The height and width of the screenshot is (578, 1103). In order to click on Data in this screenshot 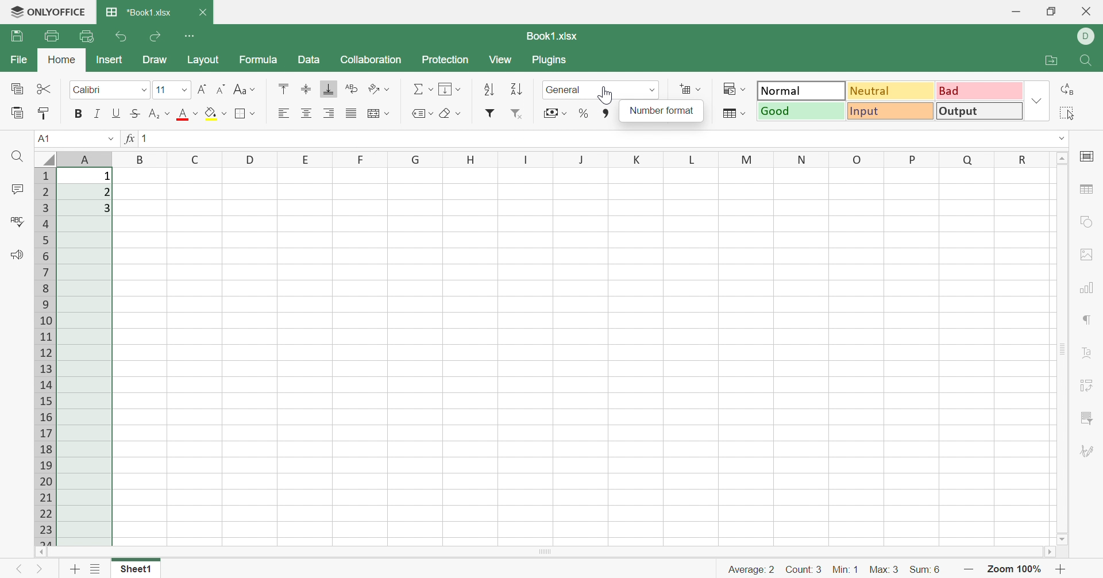, I will do `click(309, 59)`.